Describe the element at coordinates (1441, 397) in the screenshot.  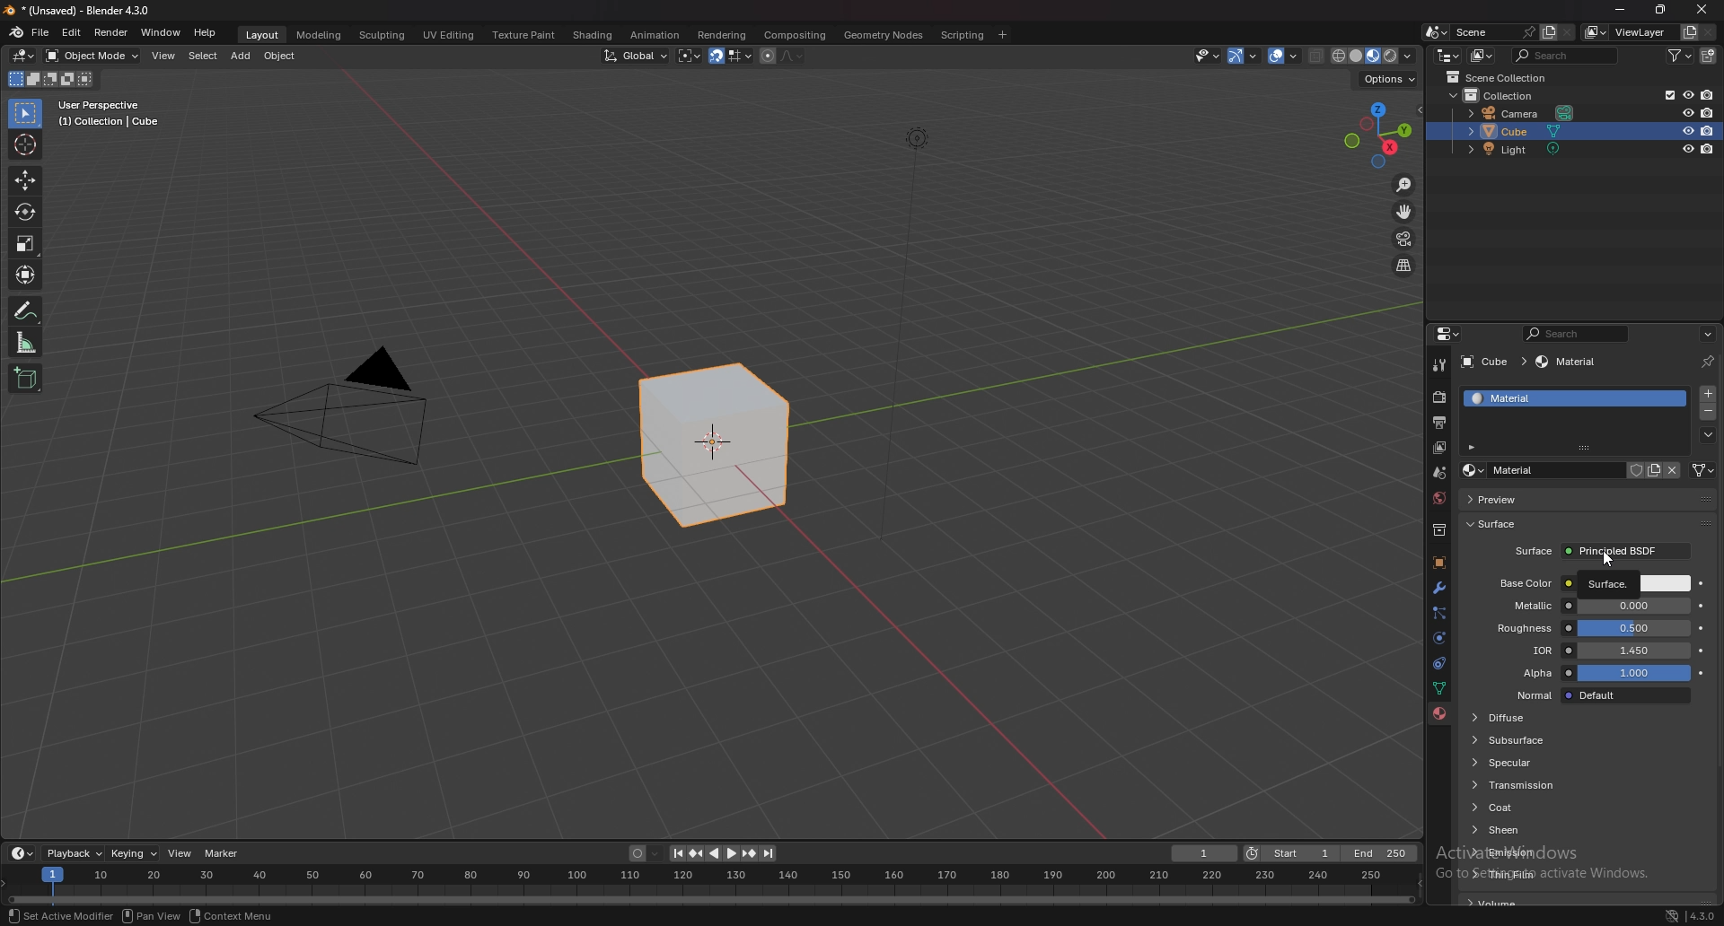
I see `render` at that location.